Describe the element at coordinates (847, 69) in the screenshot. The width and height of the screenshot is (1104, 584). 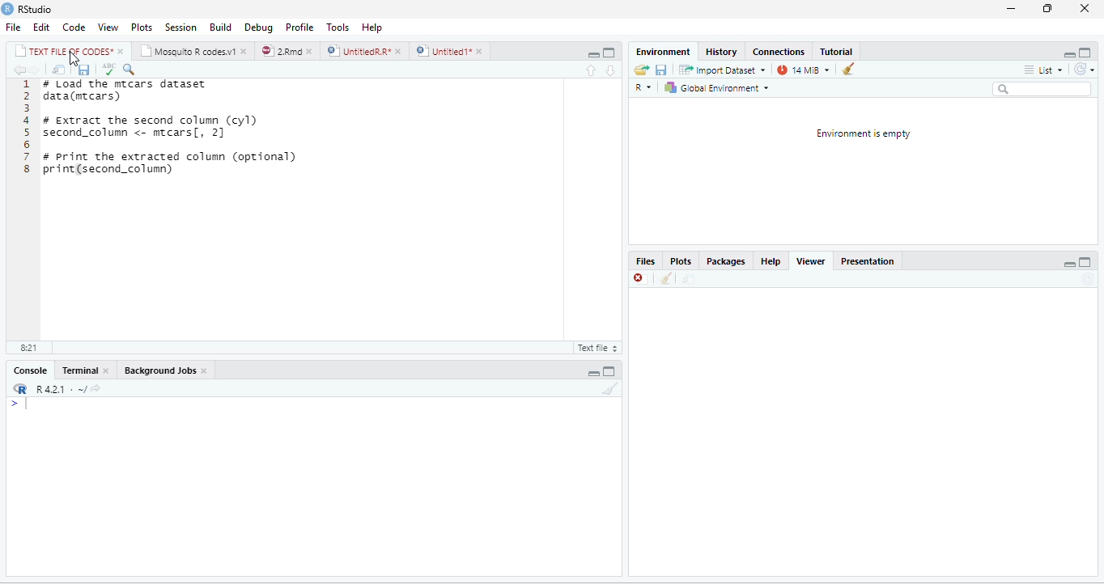
I see `clear` at that location.